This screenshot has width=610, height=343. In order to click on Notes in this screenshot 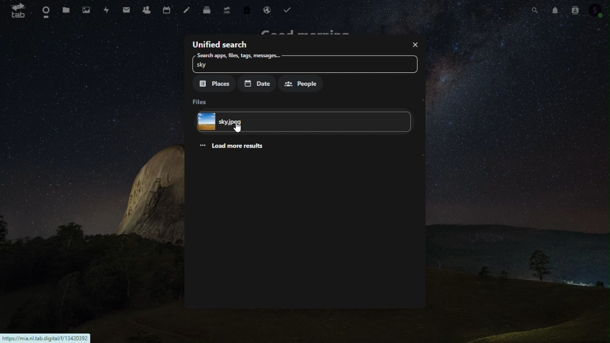, I will do `click(187, 9)`.